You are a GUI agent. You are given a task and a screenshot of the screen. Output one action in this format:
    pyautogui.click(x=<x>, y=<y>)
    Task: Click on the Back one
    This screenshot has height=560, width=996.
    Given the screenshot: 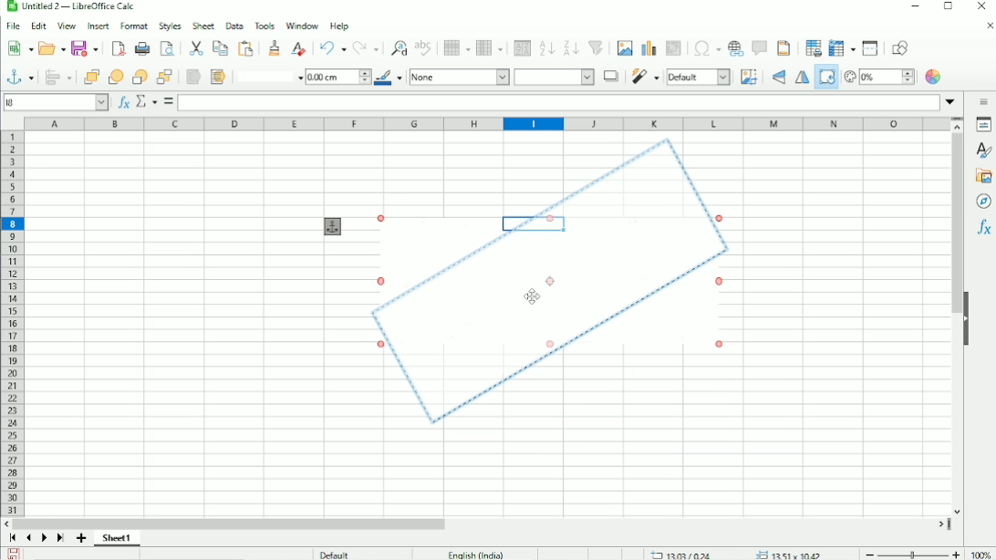 What is the action you would take?
    pyautogui.click(x=139, y=77)
    